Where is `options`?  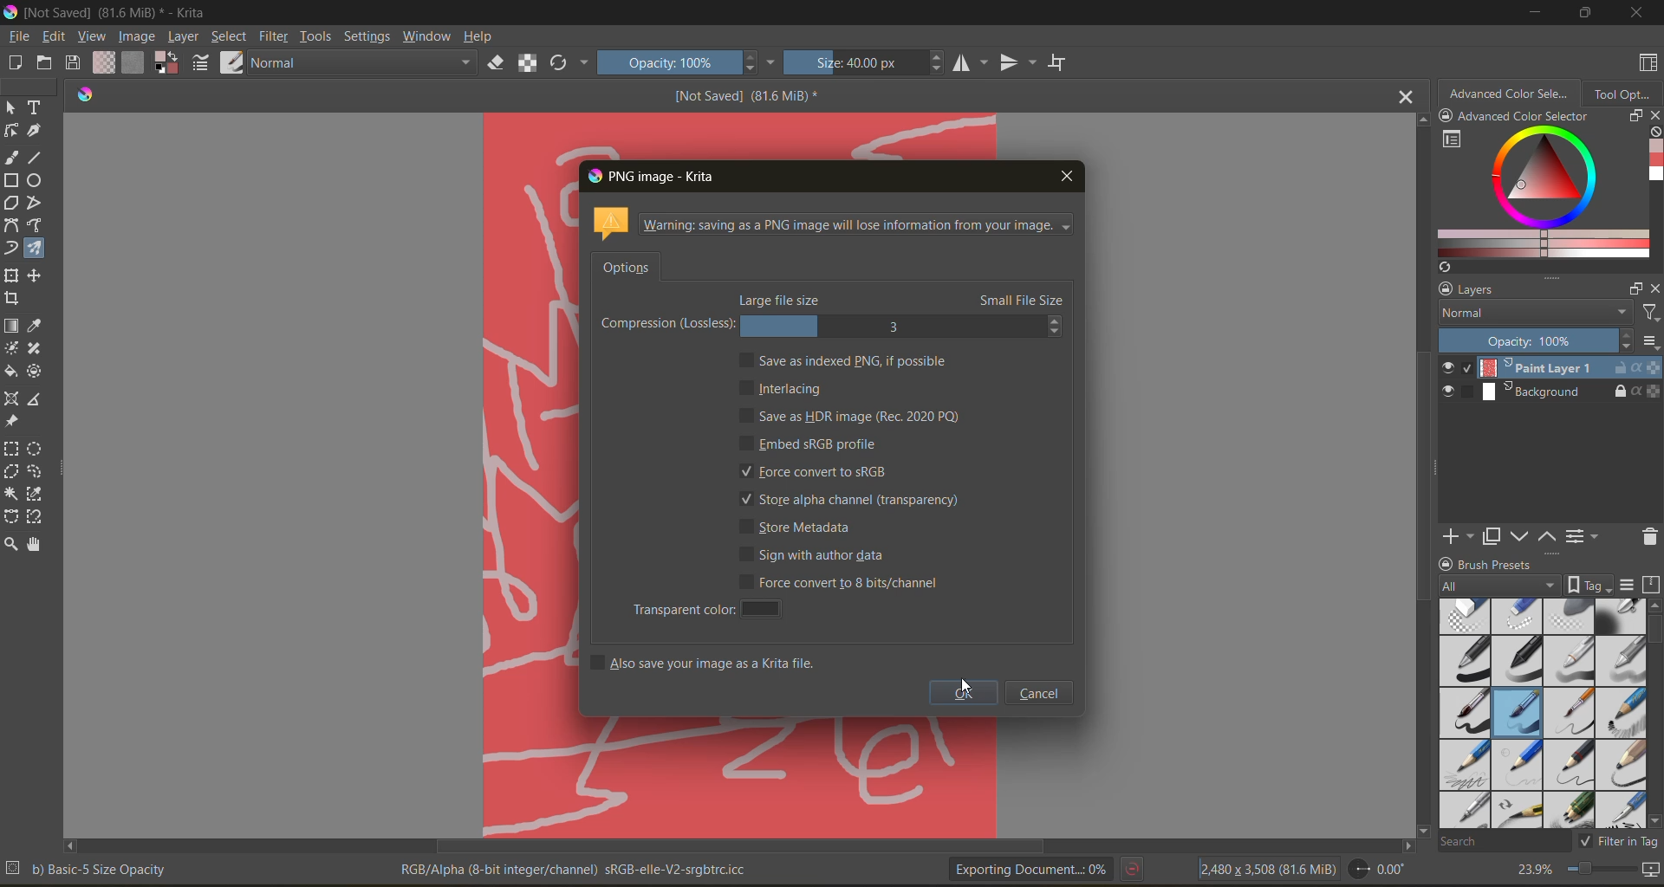
options is located at coordinates (631, 268).